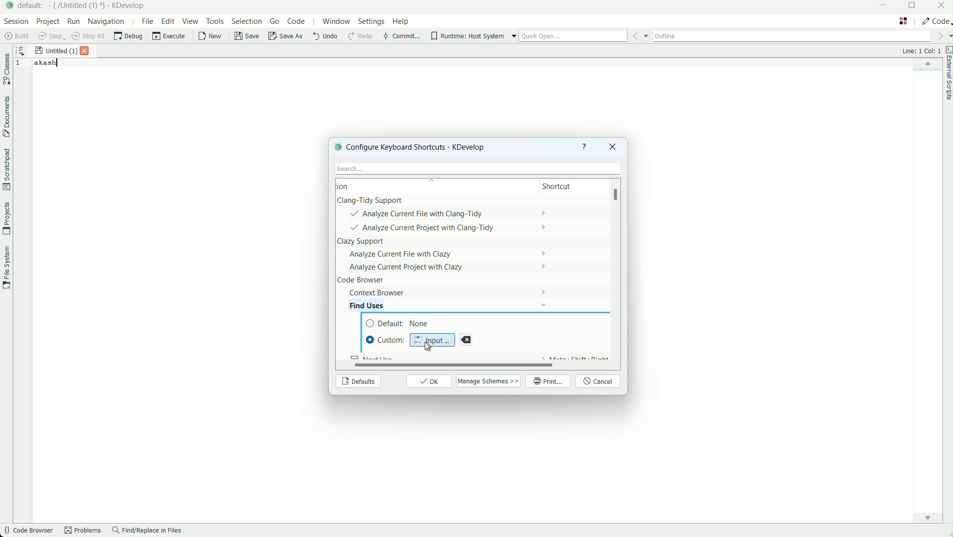 Image resolution: width=953 pixels, height=537 pixels. What do you see at coordinates (884, 6) in the screenshot?
I see `minimize` at bounding box center [884, 6].